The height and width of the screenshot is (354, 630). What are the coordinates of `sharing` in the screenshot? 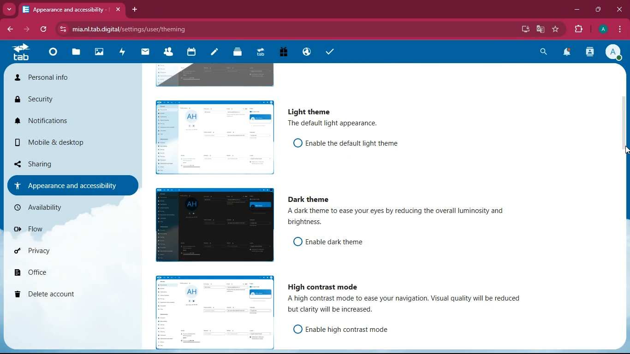 It's located at (56, 164).